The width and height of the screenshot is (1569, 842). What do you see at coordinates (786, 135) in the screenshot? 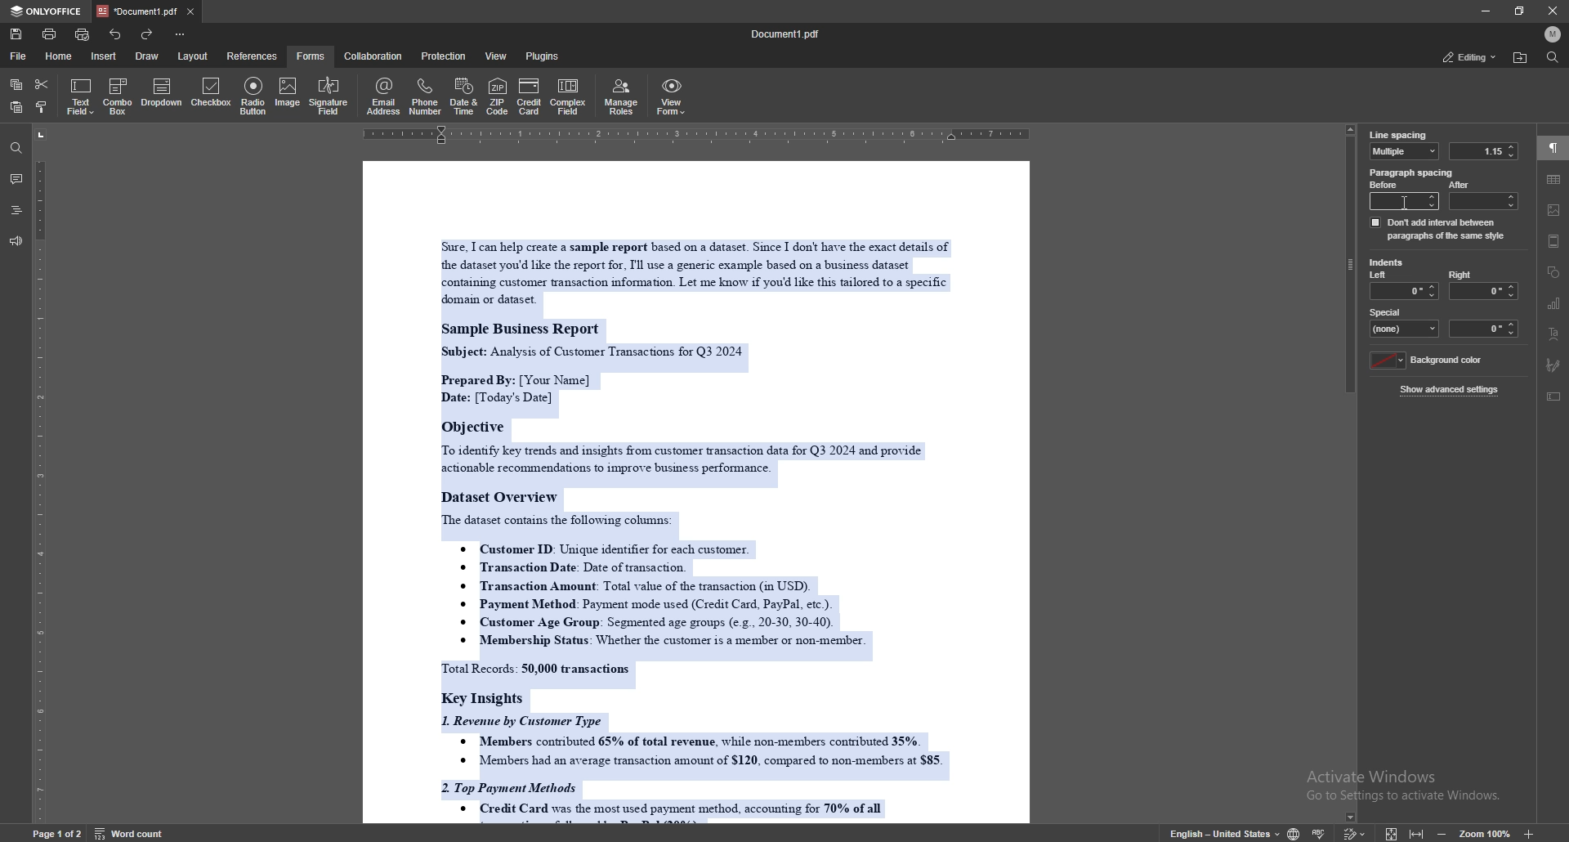
I see `horizontal scale` at bounding box center [786, 135].